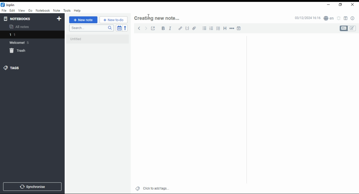 The height and width of the screenshot is (194, 359). Describe the element at coordinates (218, 29) in the screenshot. I see `checkbox` at that location.